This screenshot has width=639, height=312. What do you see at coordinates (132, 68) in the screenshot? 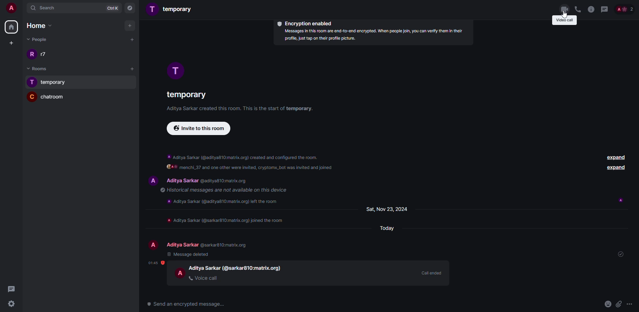
I see `add` at bounding box center [132, 68].